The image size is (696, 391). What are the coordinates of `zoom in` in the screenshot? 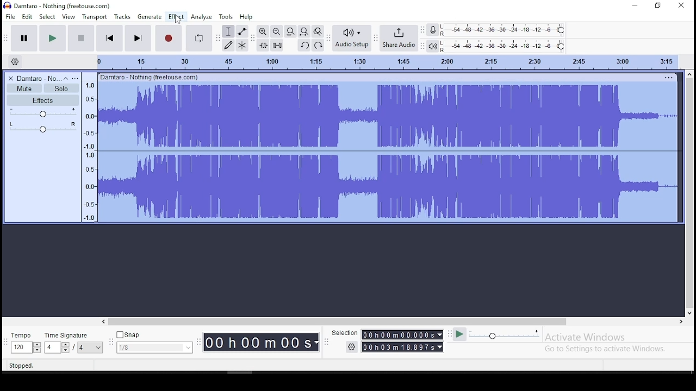 It's located at (264, 31).